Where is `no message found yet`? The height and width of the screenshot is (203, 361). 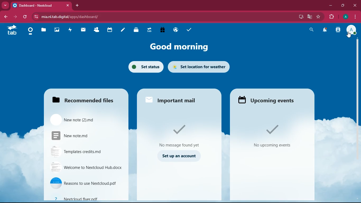 no message found yet is located at coordinates (182, 135).